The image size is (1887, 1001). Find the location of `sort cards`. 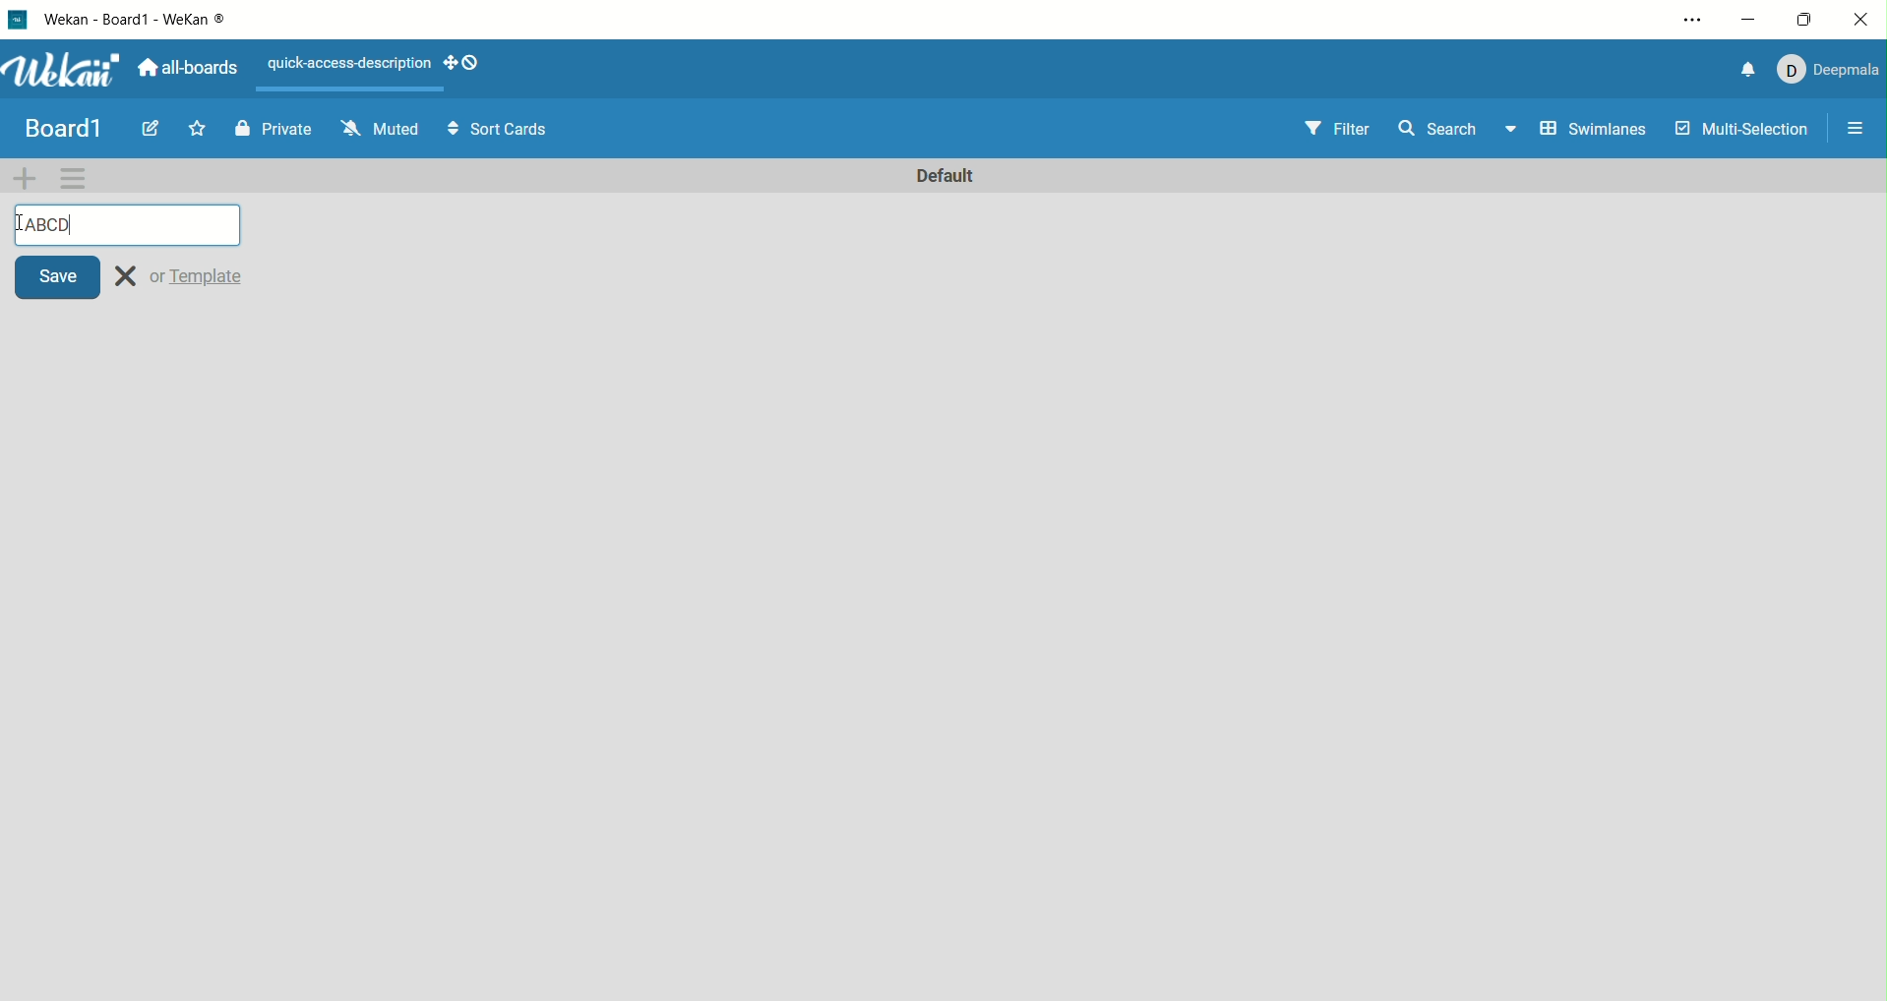

sort cards is located at coordinates (500, 129).